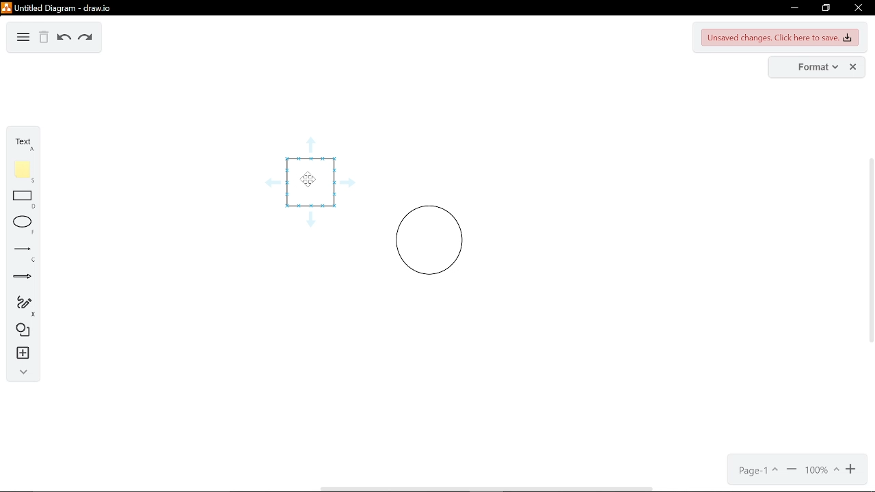 This screenshot has width=875, height=492. Describe the element at coordinates (62, 38) in the screenshot. I see `undo` at that location.